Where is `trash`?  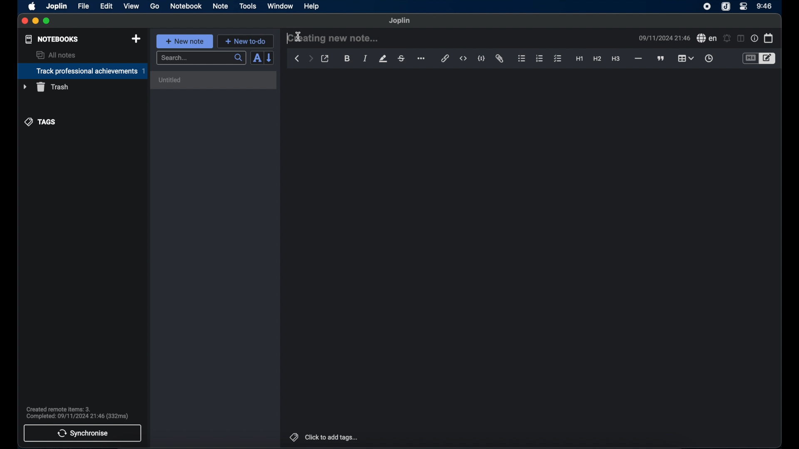 trash is located at coordinates (46, 87).